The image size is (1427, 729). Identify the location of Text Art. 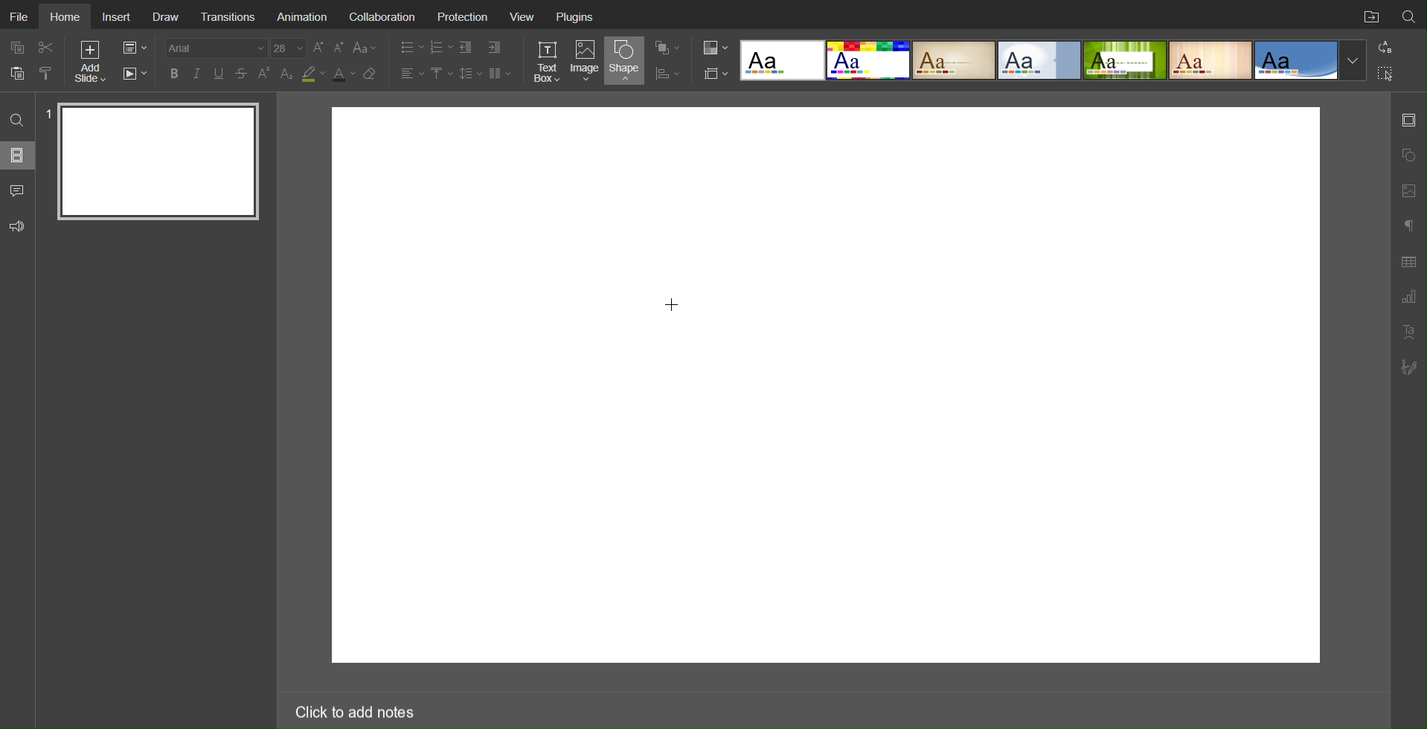
(1408, 332).